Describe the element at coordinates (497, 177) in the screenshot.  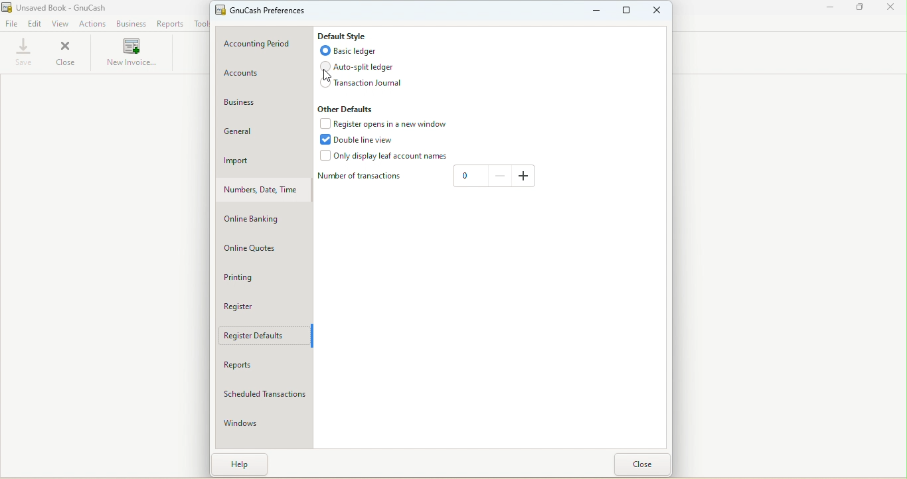
I see `Decrease` at that location.